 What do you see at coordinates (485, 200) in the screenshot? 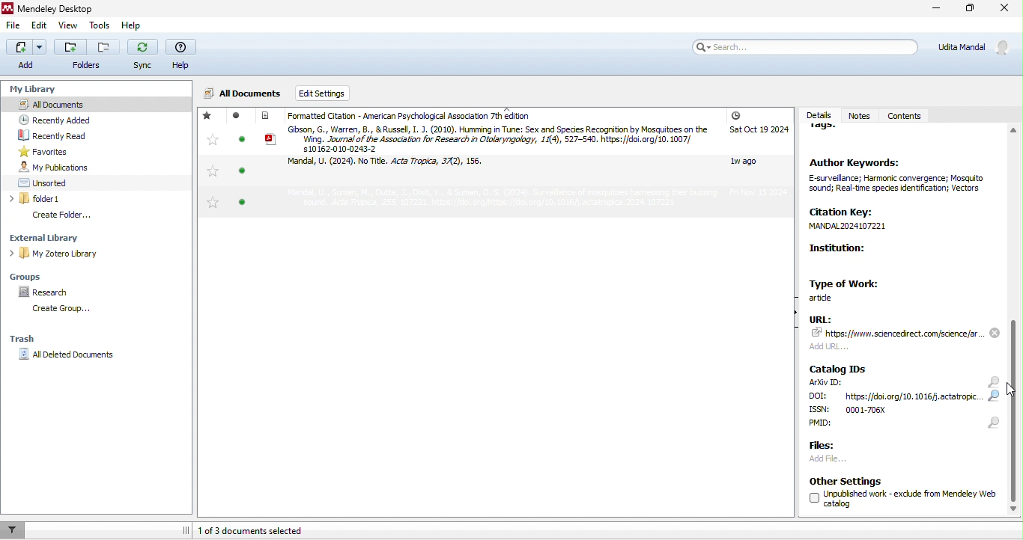
I see `article by Mandal et al, 2024` at bounding box center [485, 200].